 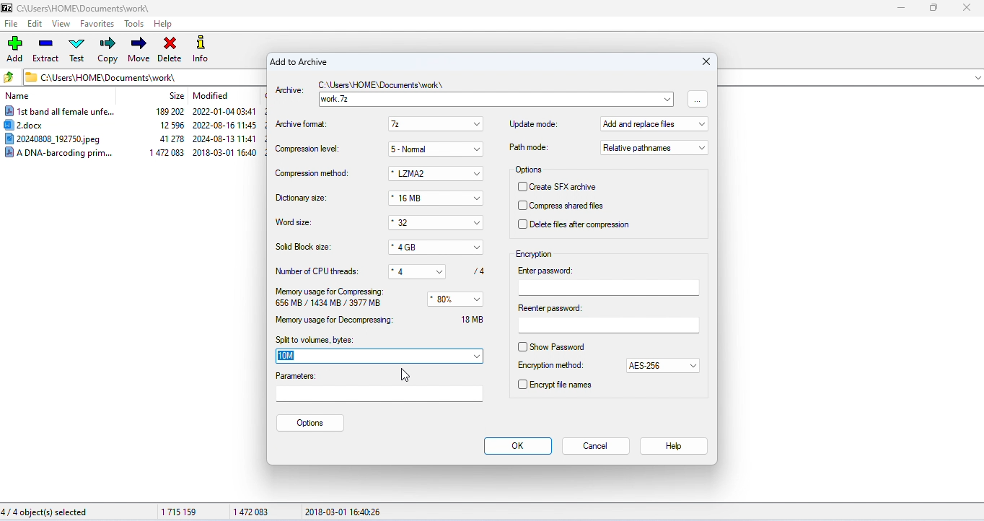 I want to click on /4, so click(x=476, y=271).